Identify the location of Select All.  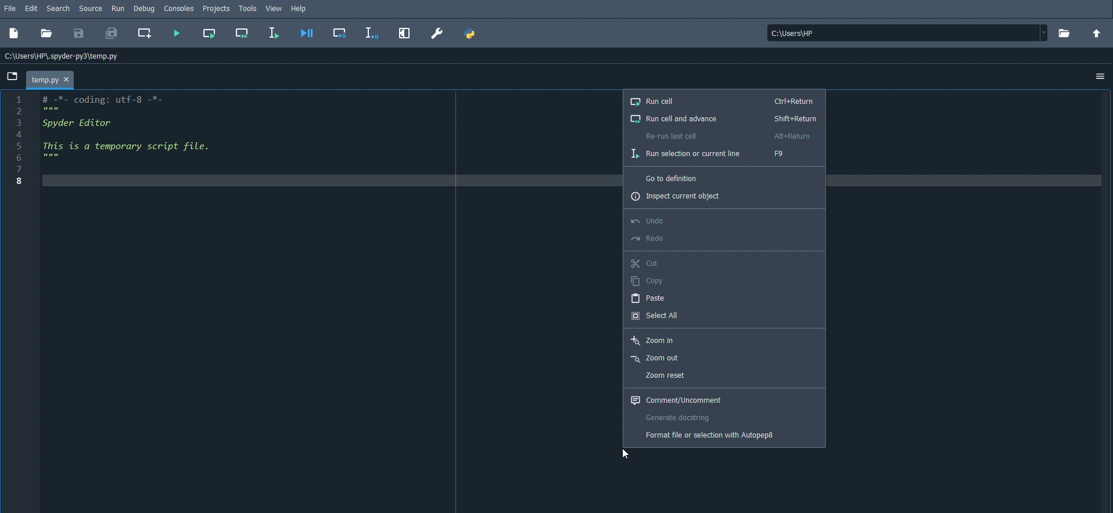
(656, 314).